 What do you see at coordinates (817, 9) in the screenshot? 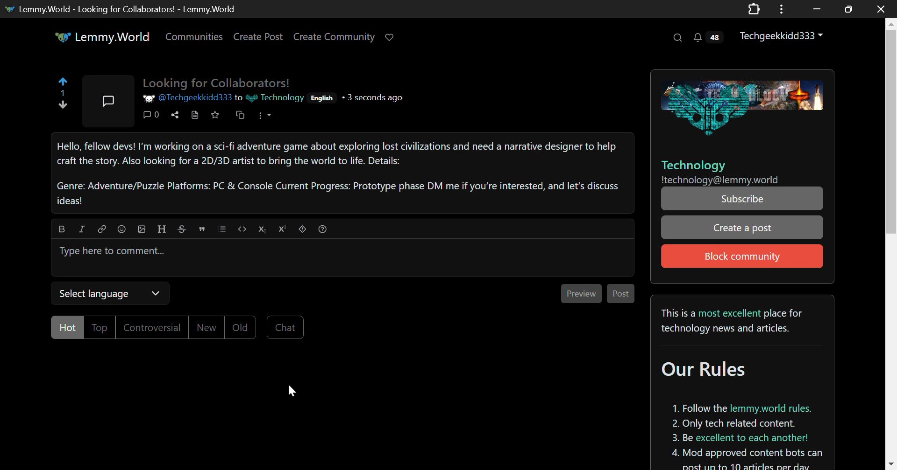
I see `Restore Down` at bounding box center [817, 9].